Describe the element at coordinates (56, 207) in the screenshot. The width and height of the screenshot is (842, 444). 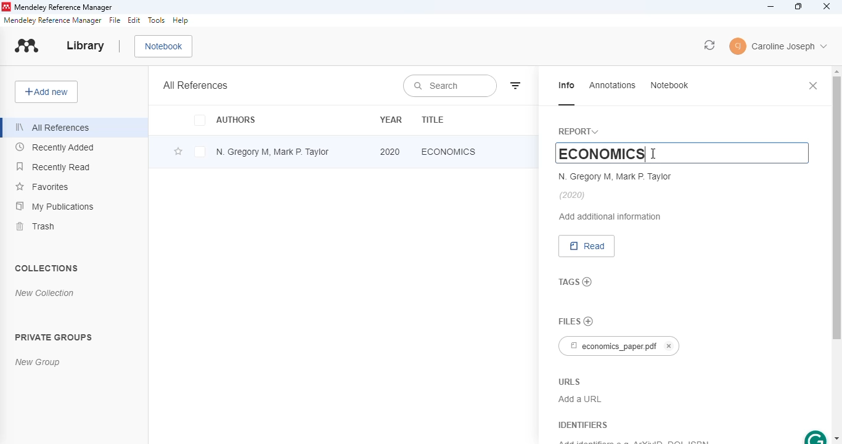
I see `my publications` at that location.